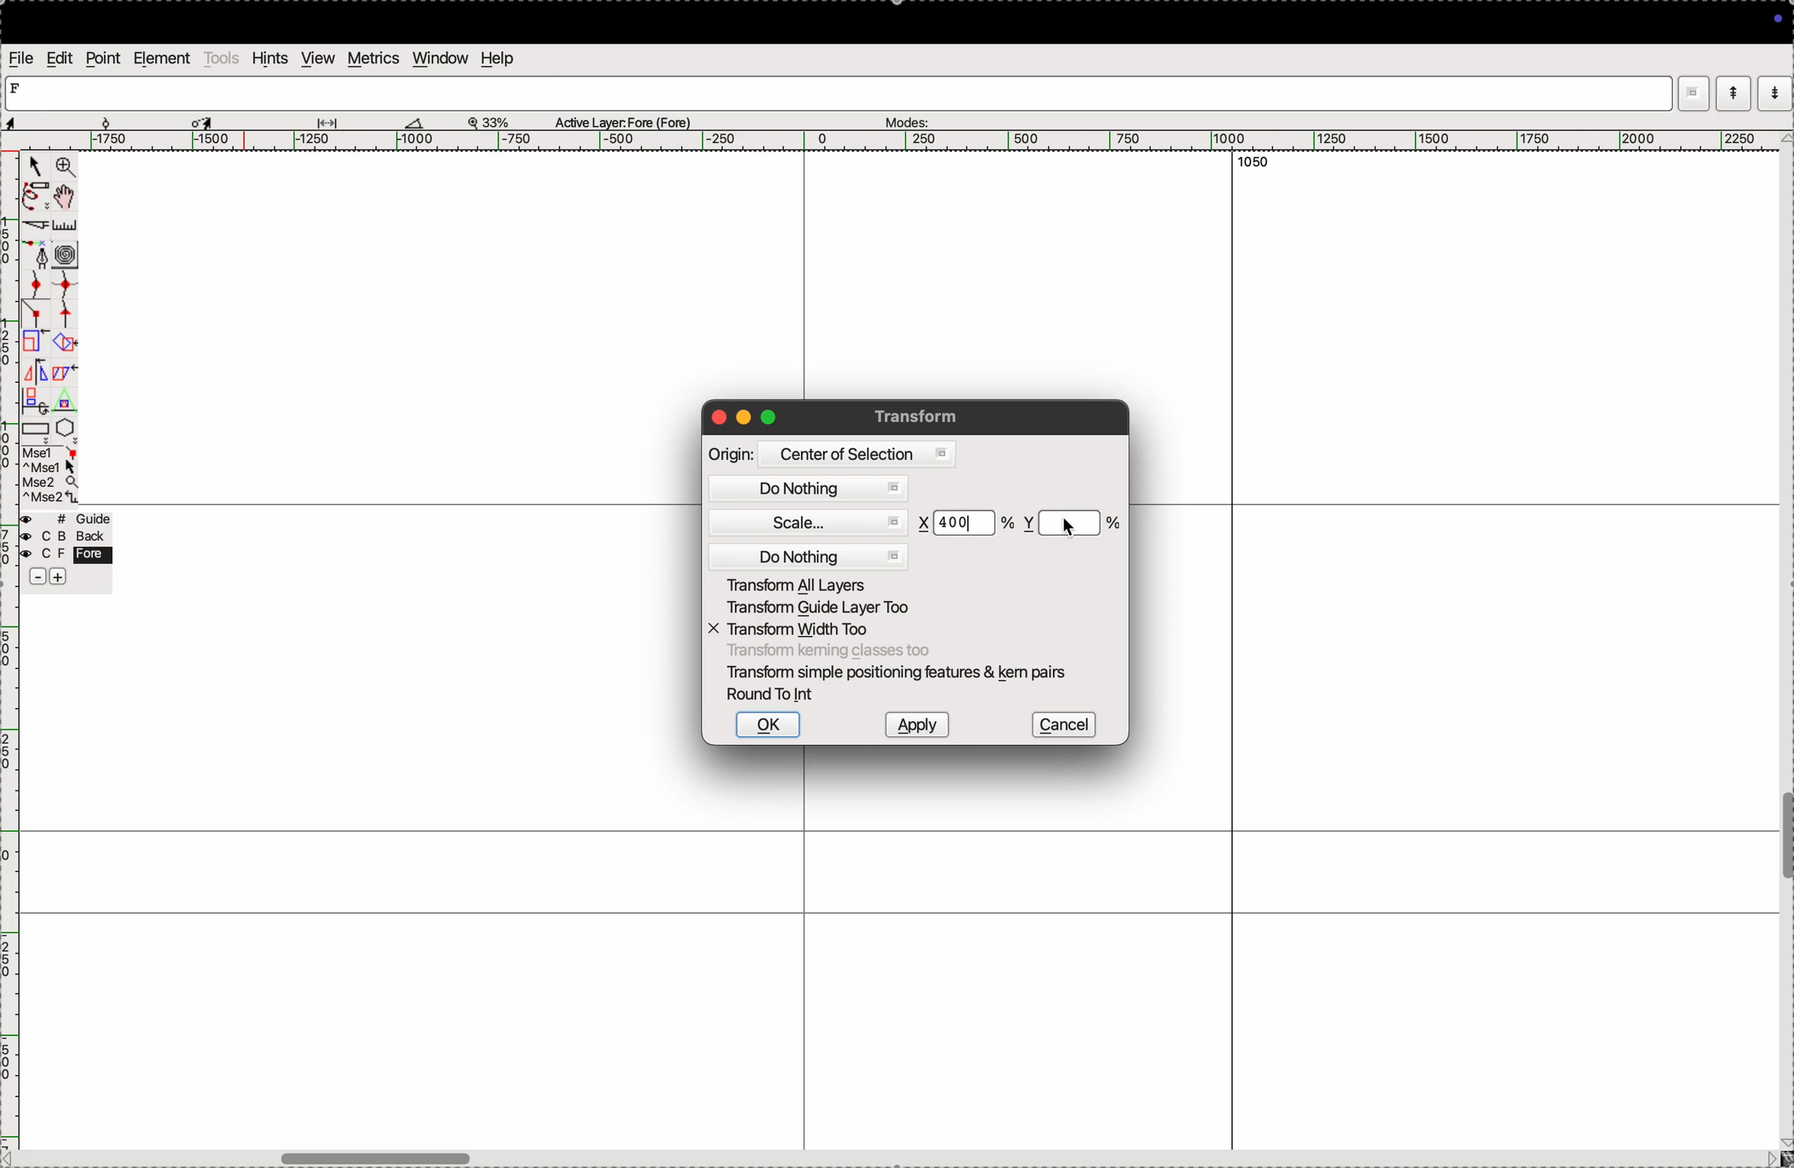 This screenshot has height=1168, width=1794. I want to click on add, so click(60, 579).